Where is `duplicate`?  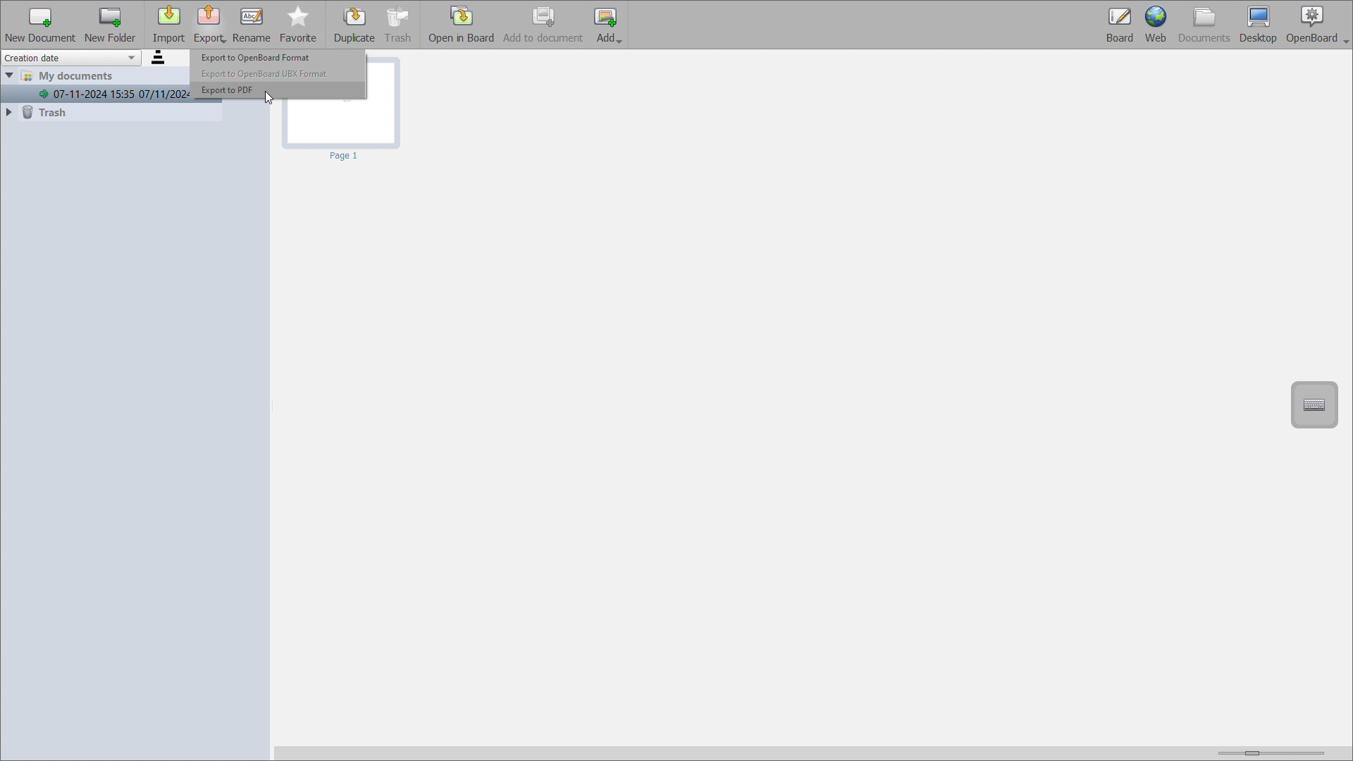
duplicate is located at coordinates (355, 25).